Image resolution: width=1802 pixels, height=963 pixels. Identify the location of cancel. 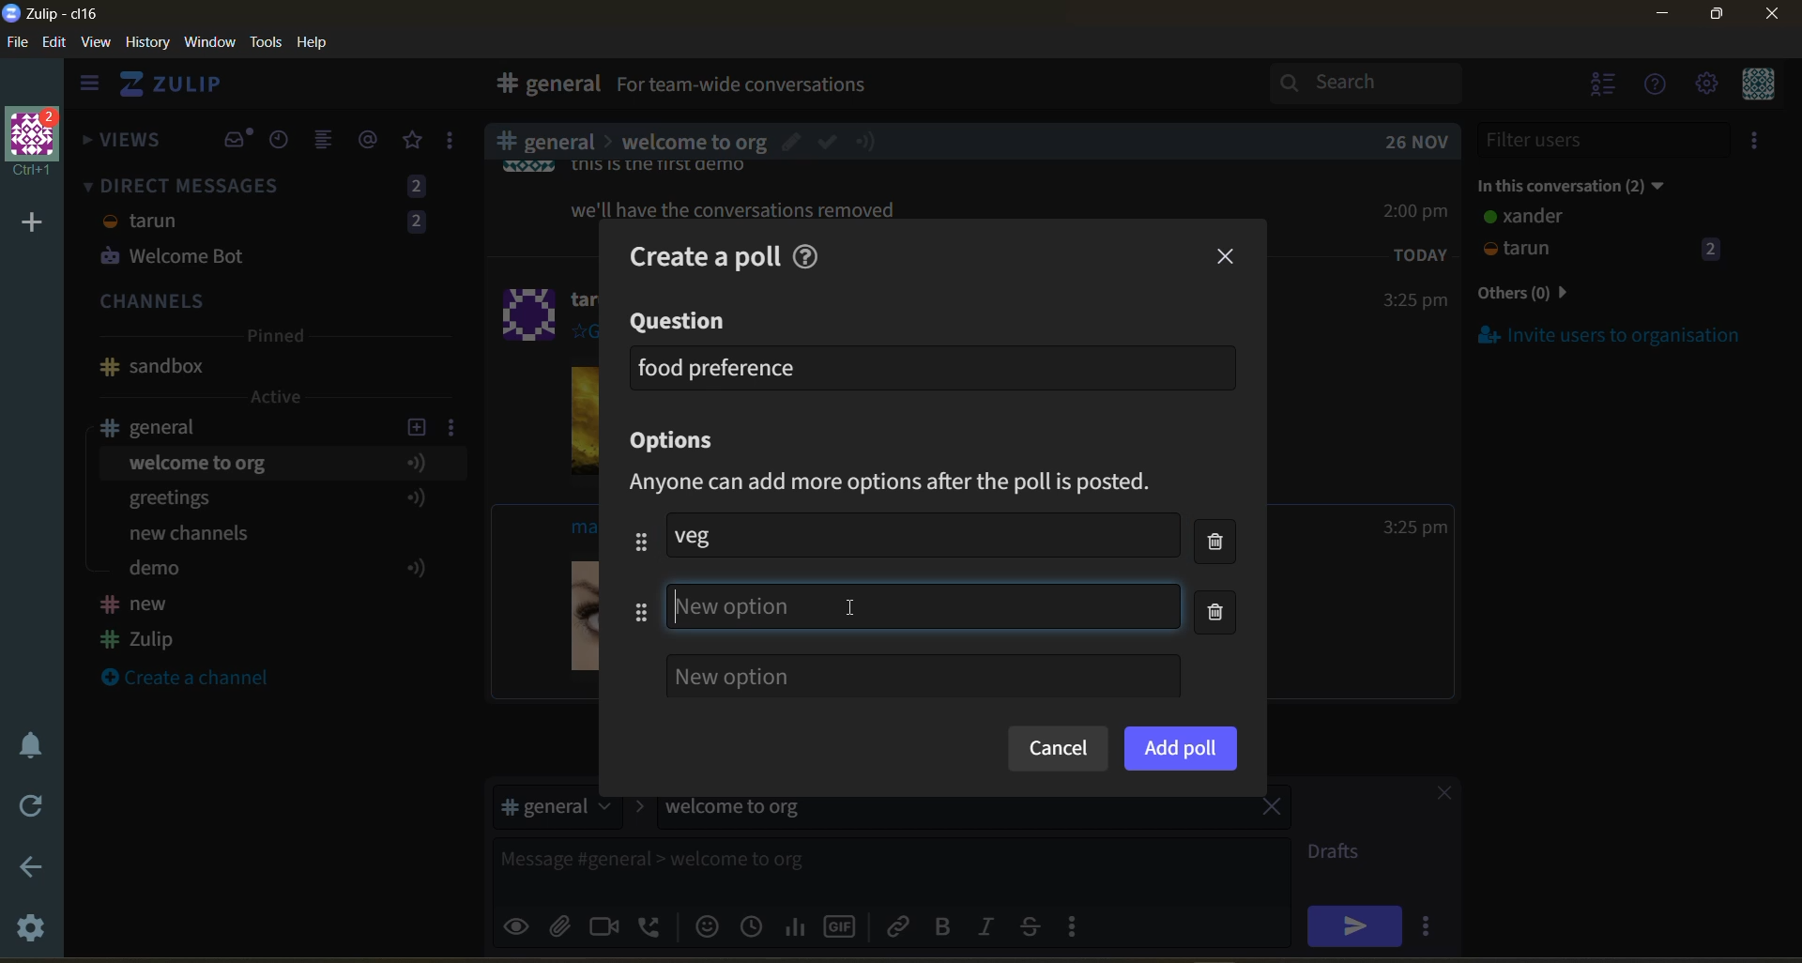
(1057, 750).